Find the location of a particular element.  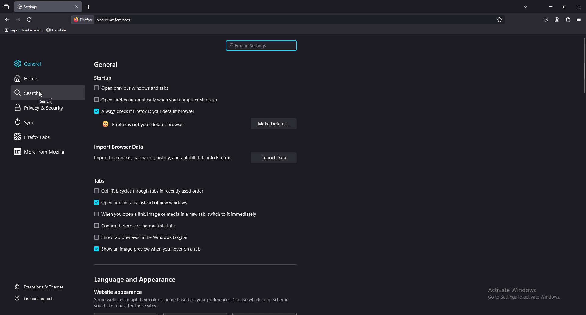

privacy and security is located at coordinates (44, 110).